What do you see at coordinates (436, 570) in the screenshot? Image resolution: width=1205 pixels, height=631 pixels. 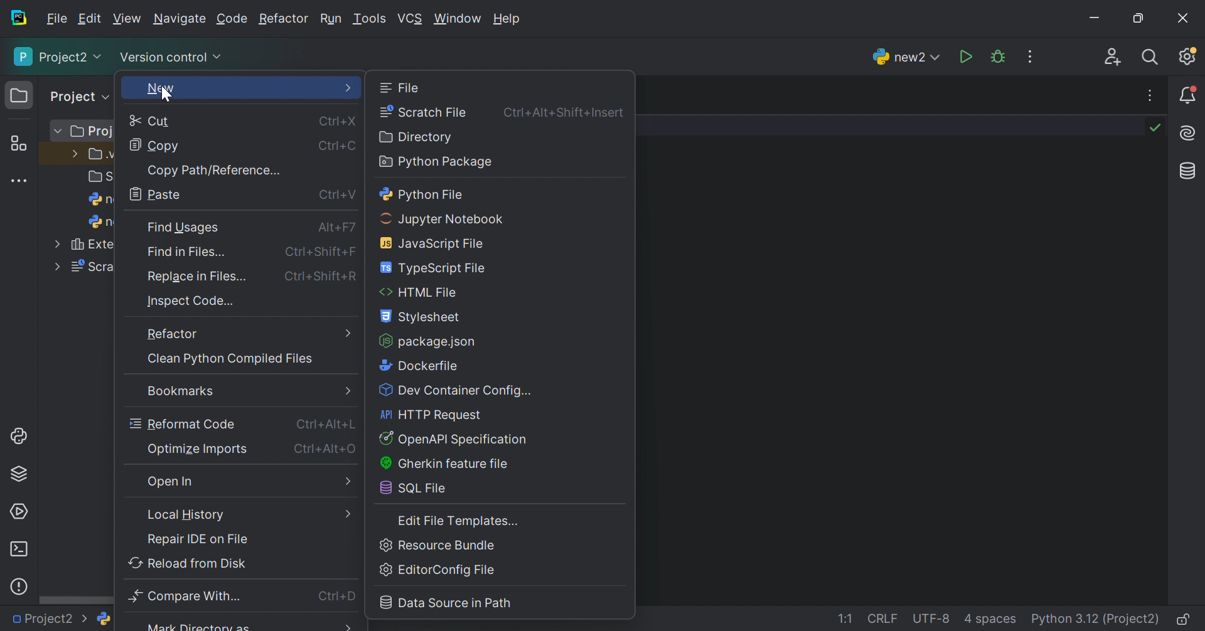 I see `EditorConfig File` at bounding box center [436, 570].